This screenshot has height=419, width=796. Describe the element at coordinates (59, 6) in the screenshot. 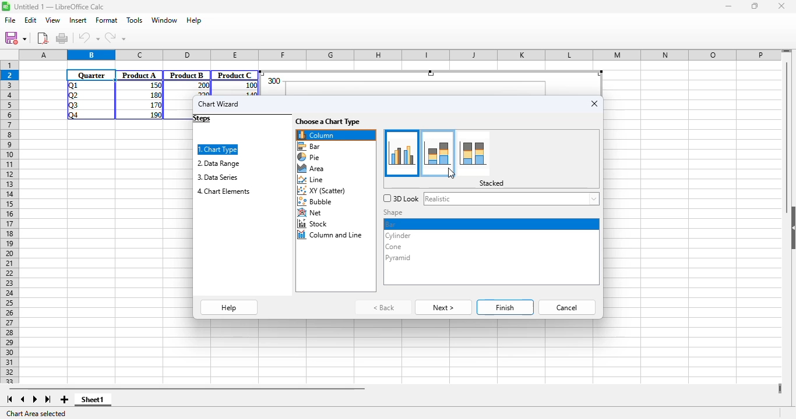

I see `Untitled 1 — LibreOffice Calc` at that location.